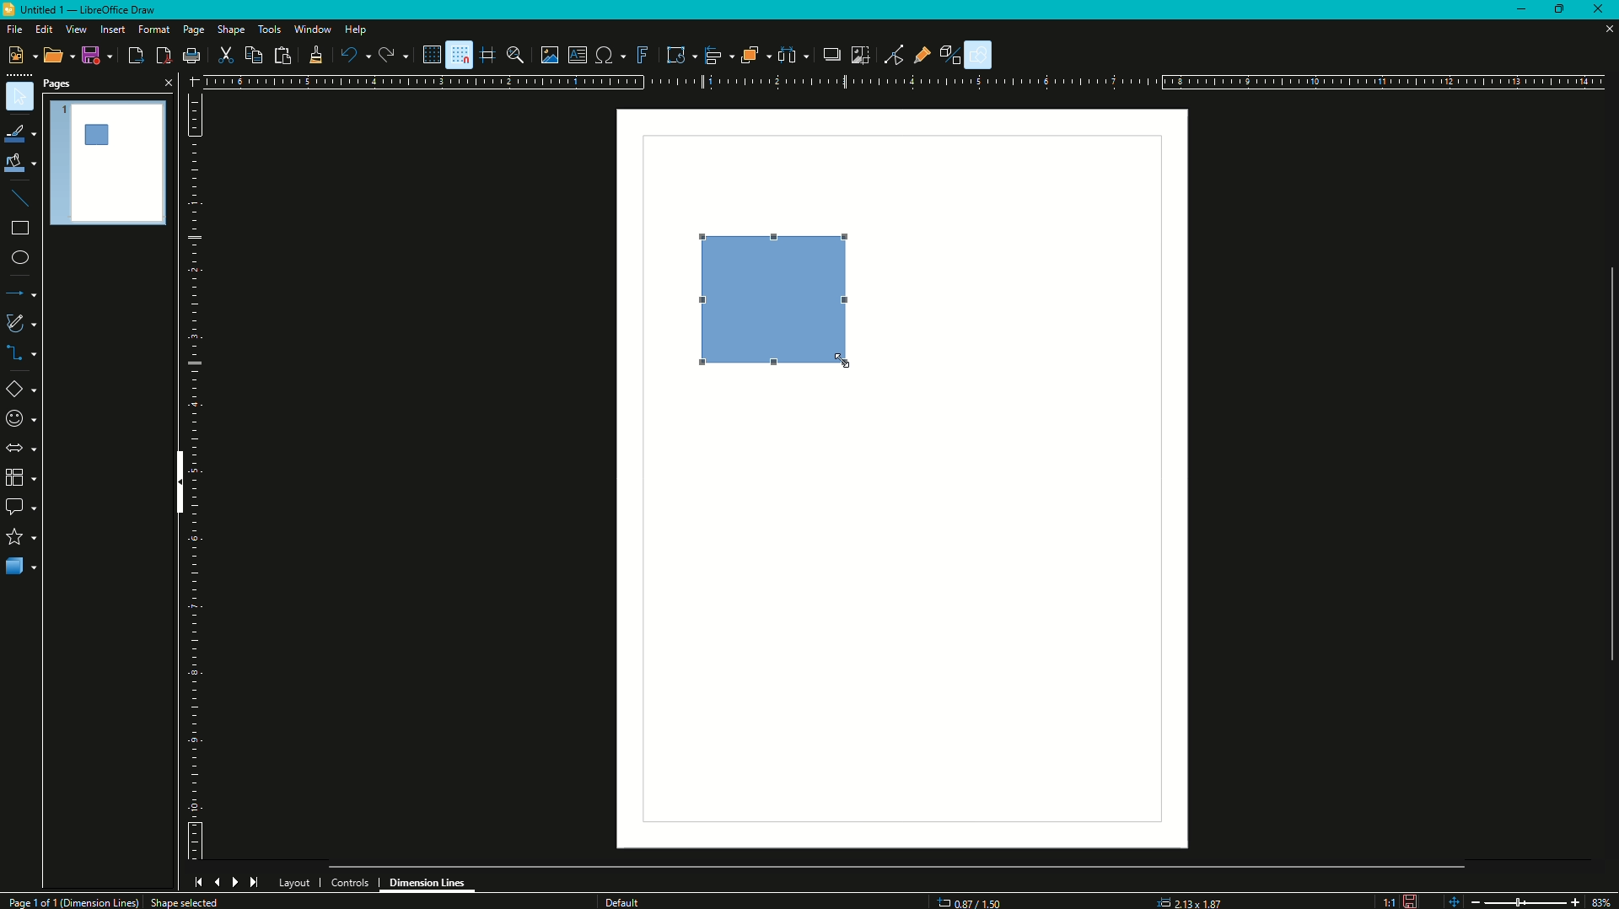 Image resolution: width=1619 pixels, height=909 pixels. Describe the element at coordinates (87, 12) in the screenshot. I see `Untitled` at that location.